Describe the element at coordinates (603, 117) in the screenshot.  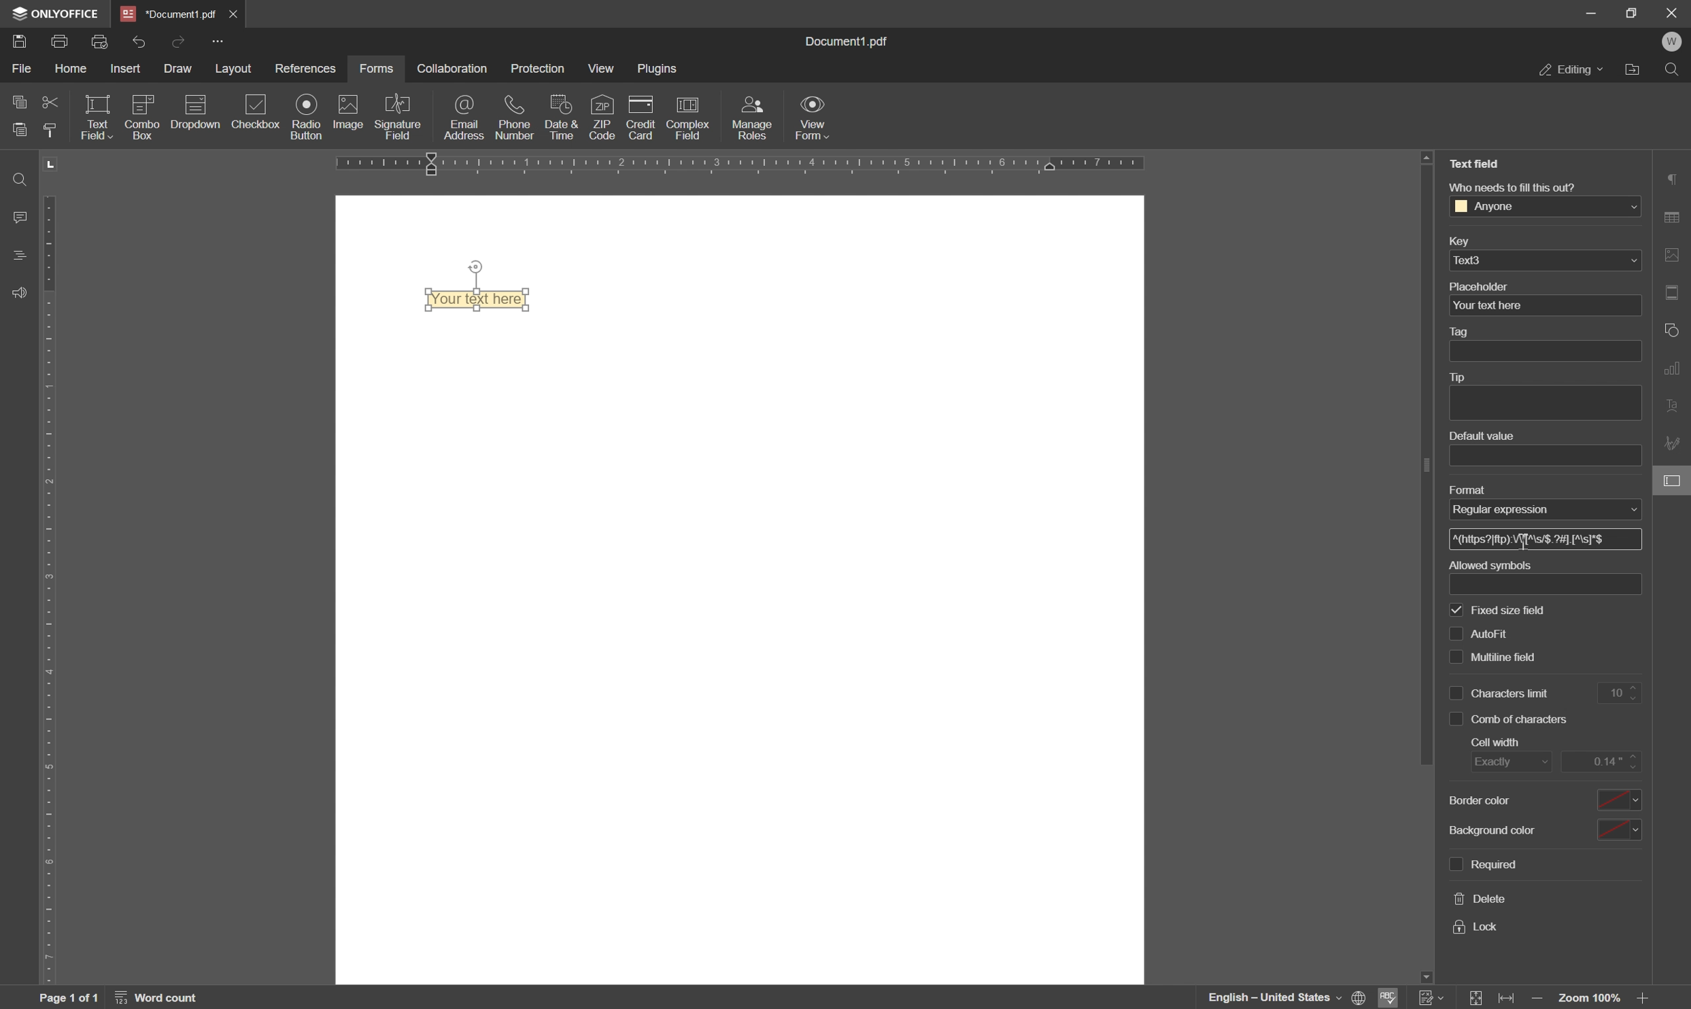
I see `zip code` at that location.